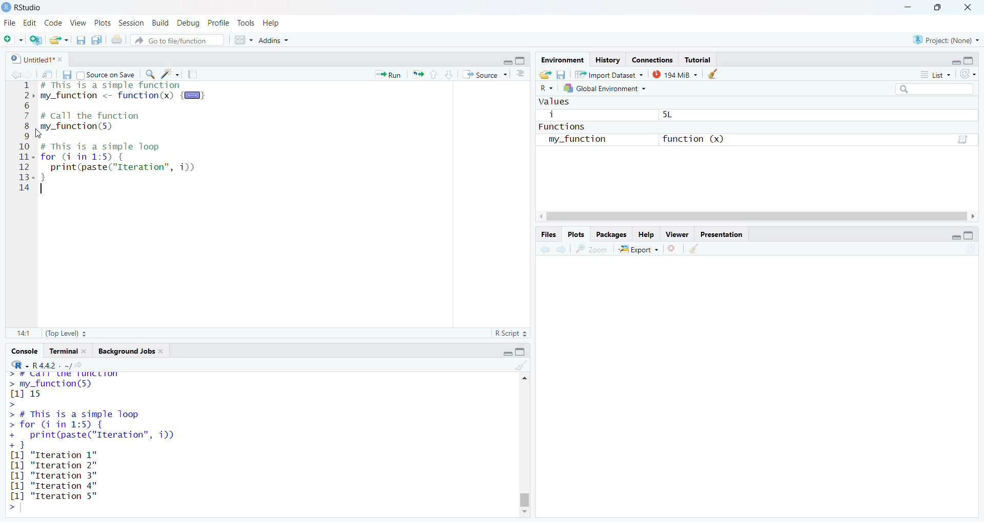  What do you see at coordinates (977, 216) in the screenshot?
I see `move right` at bounding box center [977, 216].